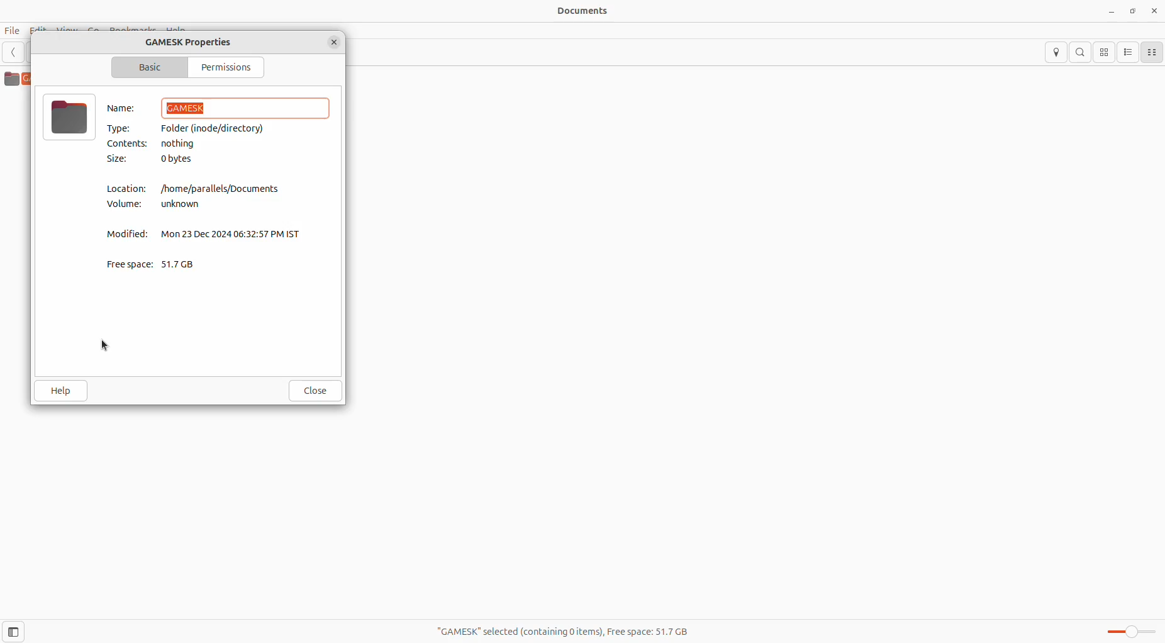 The width and height of the screenshot is (1165, 643). I want to click on Name, so click(120, 108).